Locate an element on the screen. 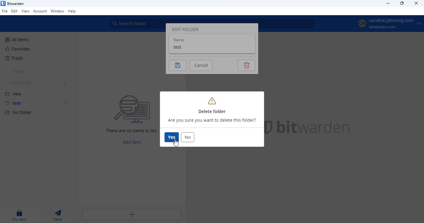 This screenshot has width=424, height=223. view is located at coordinates (25, 11).